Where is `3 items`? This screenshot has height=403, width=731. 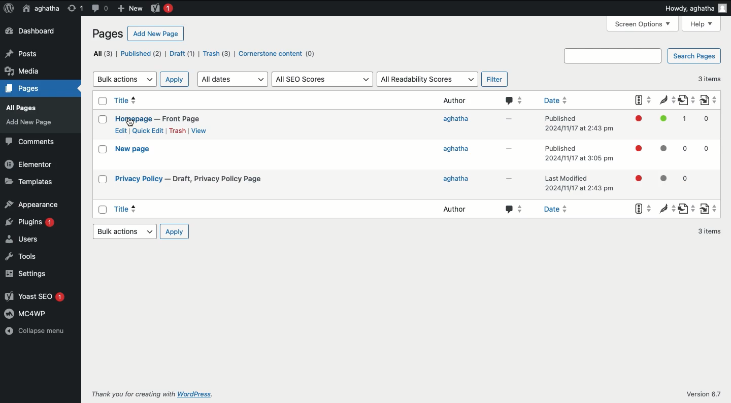 3 items is located at coordinates (705, 232).